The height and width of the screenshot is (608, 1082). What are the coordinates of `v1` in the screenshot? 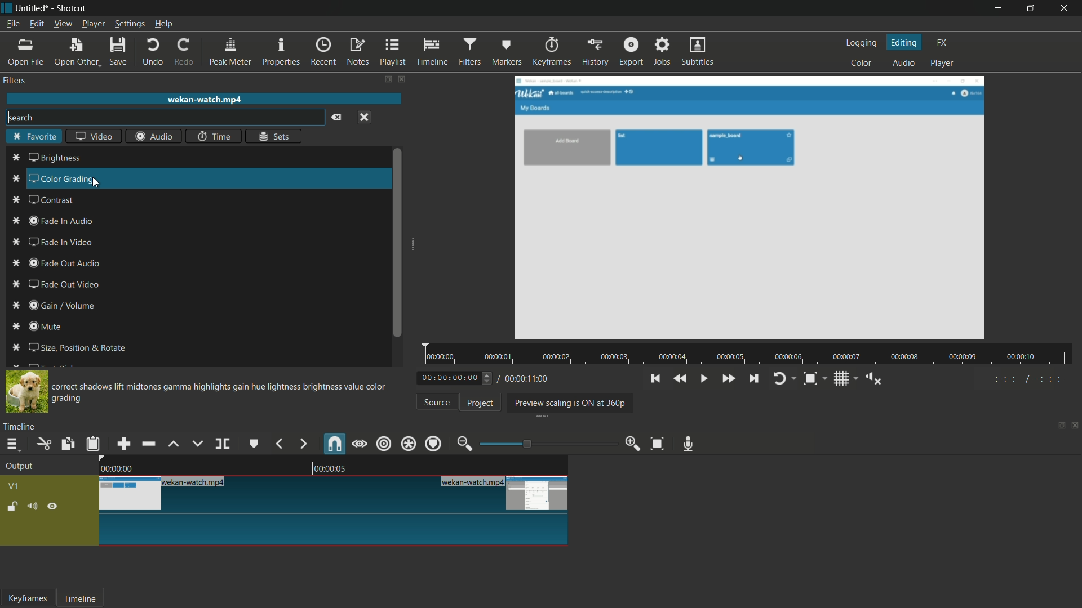 It's located at (14, 486).